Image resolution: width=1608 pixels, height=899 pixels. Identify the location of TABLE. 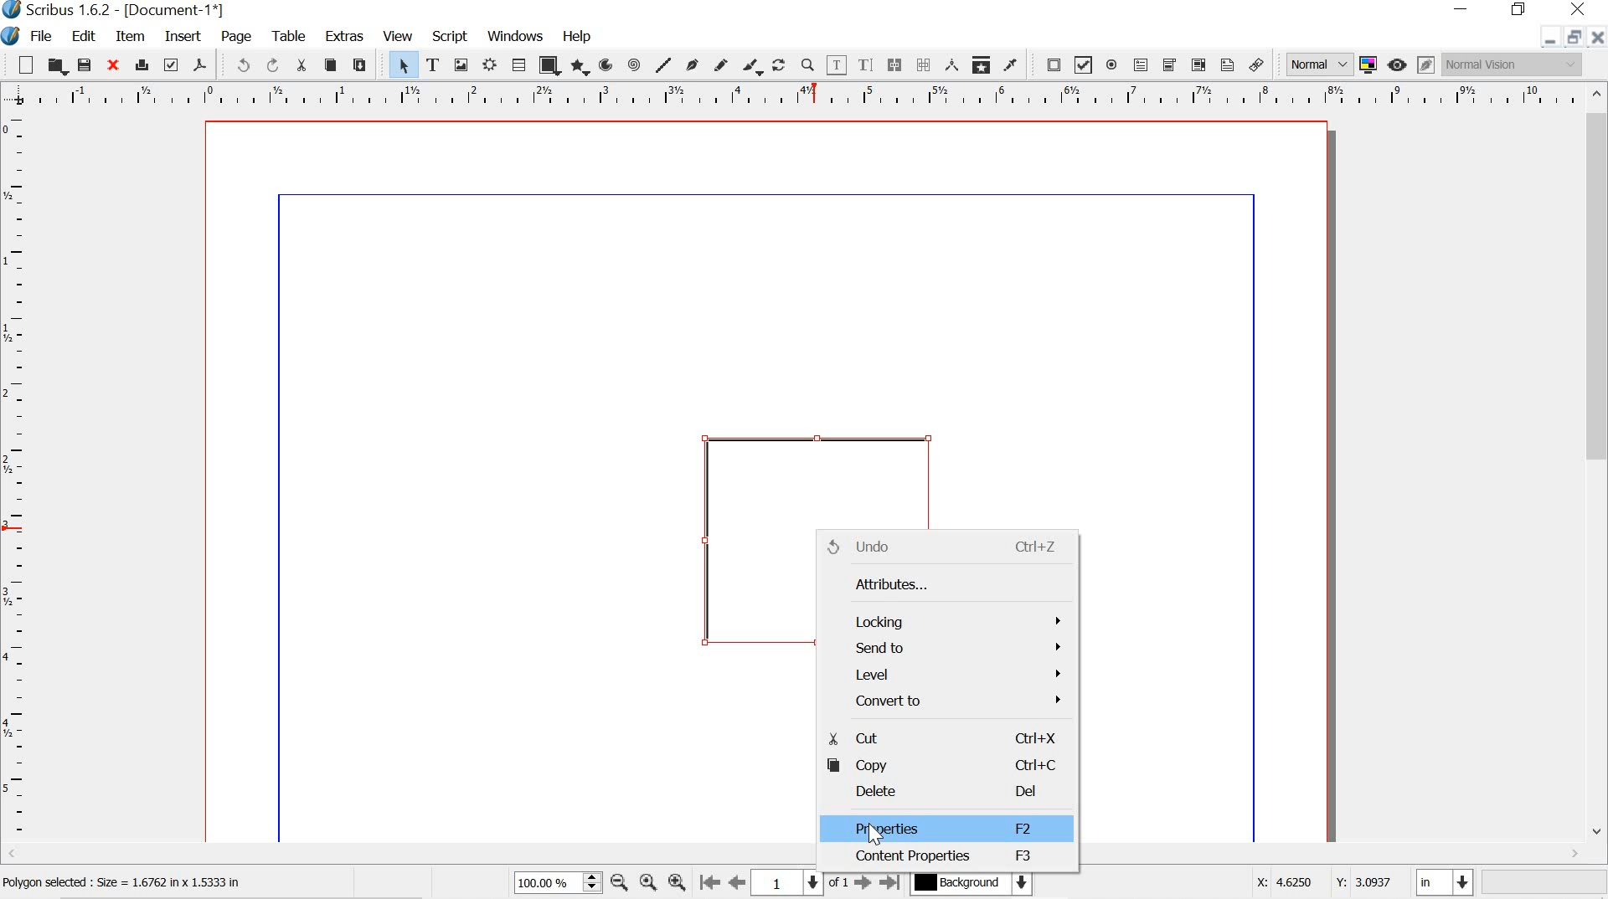
(287, 34).